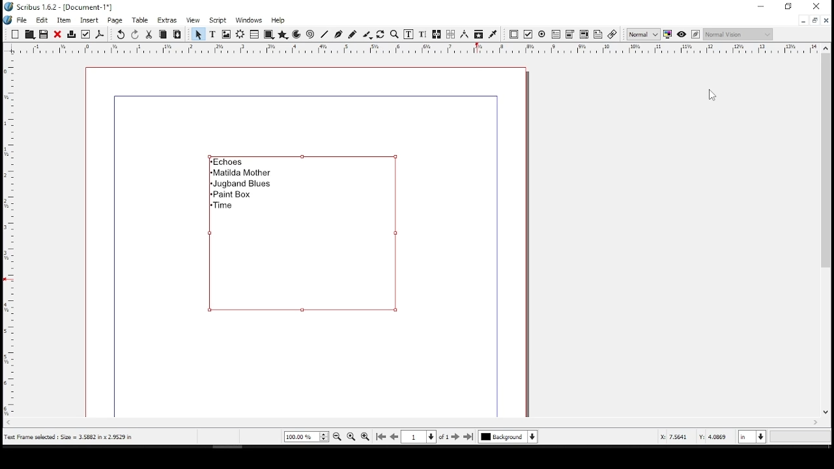  Describe the element at coordinates (697, 35) in the screenshot. I see `edit in preview mode` at that location.